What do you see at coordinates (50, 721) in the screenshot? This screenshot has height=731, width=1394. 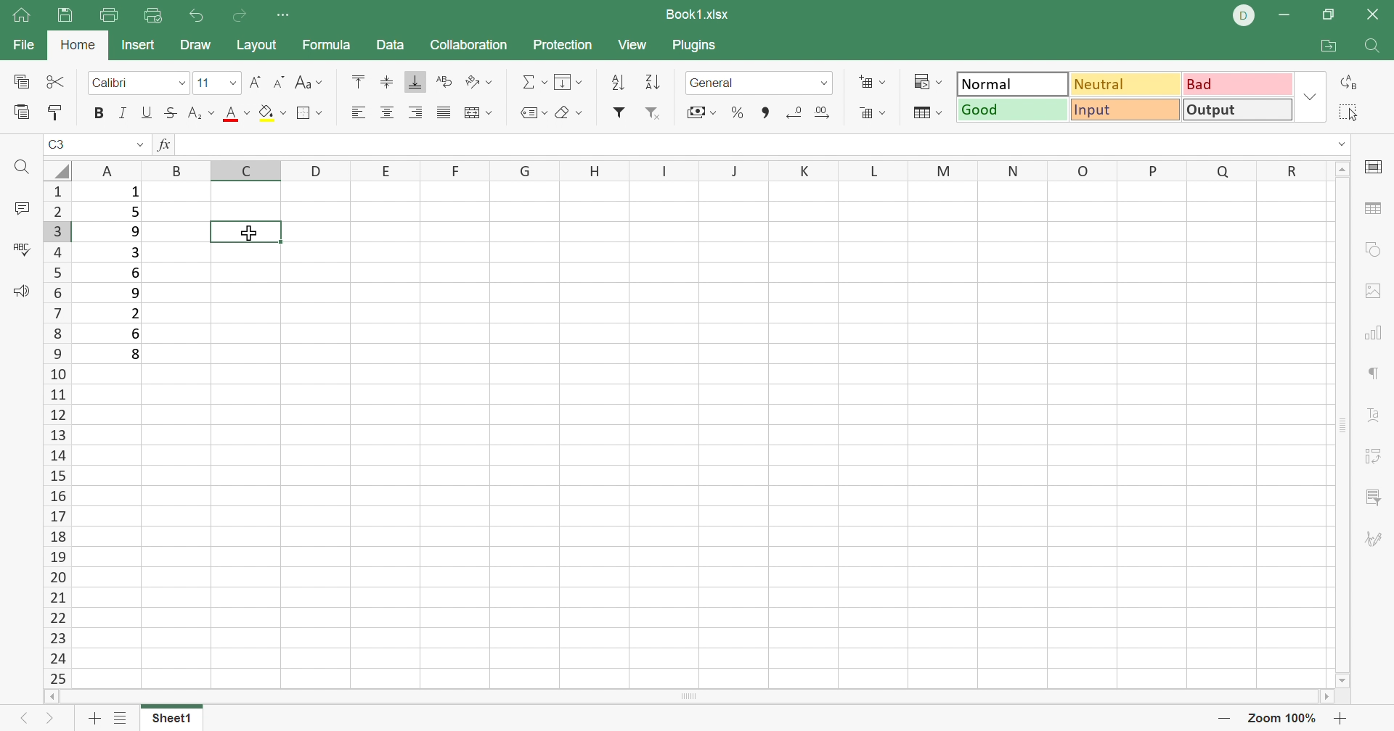 I see `Next` at bounding box center [50, 721].